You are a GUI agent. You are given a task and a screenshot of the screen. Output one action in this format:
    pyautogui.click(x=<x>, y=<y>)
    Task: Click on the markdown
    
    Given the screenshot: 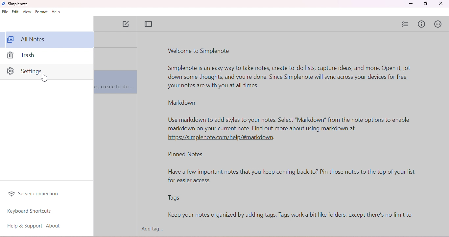 What is the action you would take?
    pyautogui.click(x=181, y=102)
    